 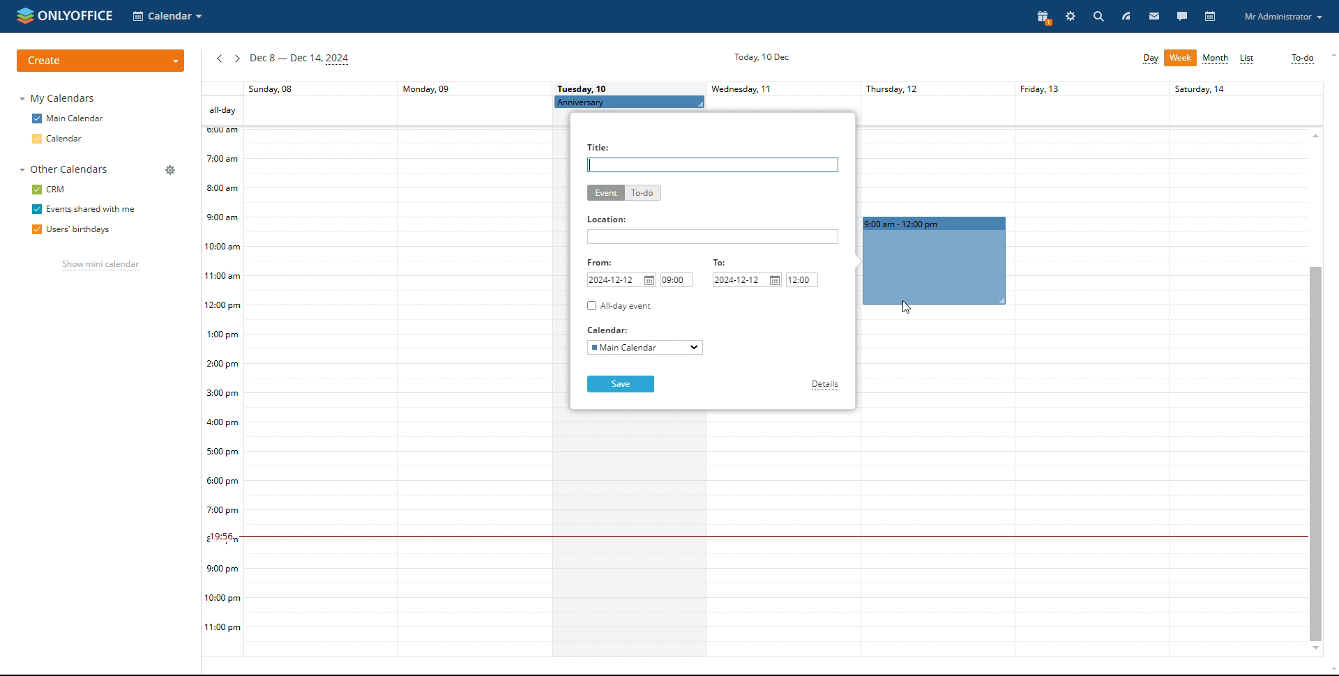 I want to click on week view, so click(x=1181, y=58).